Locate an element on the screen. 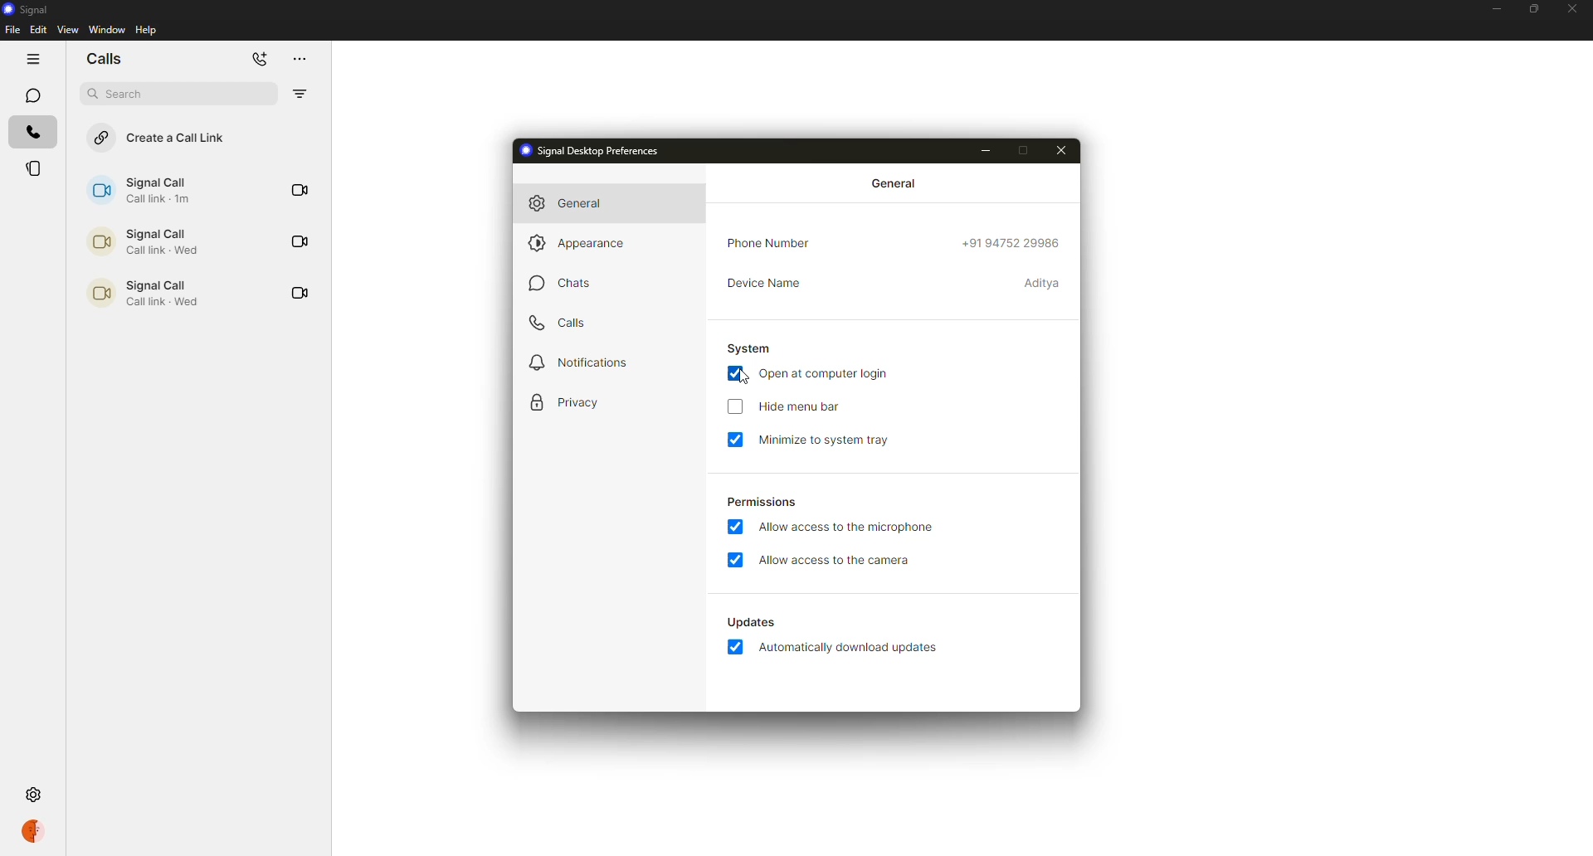  device name is located at coordinates (765, 283).